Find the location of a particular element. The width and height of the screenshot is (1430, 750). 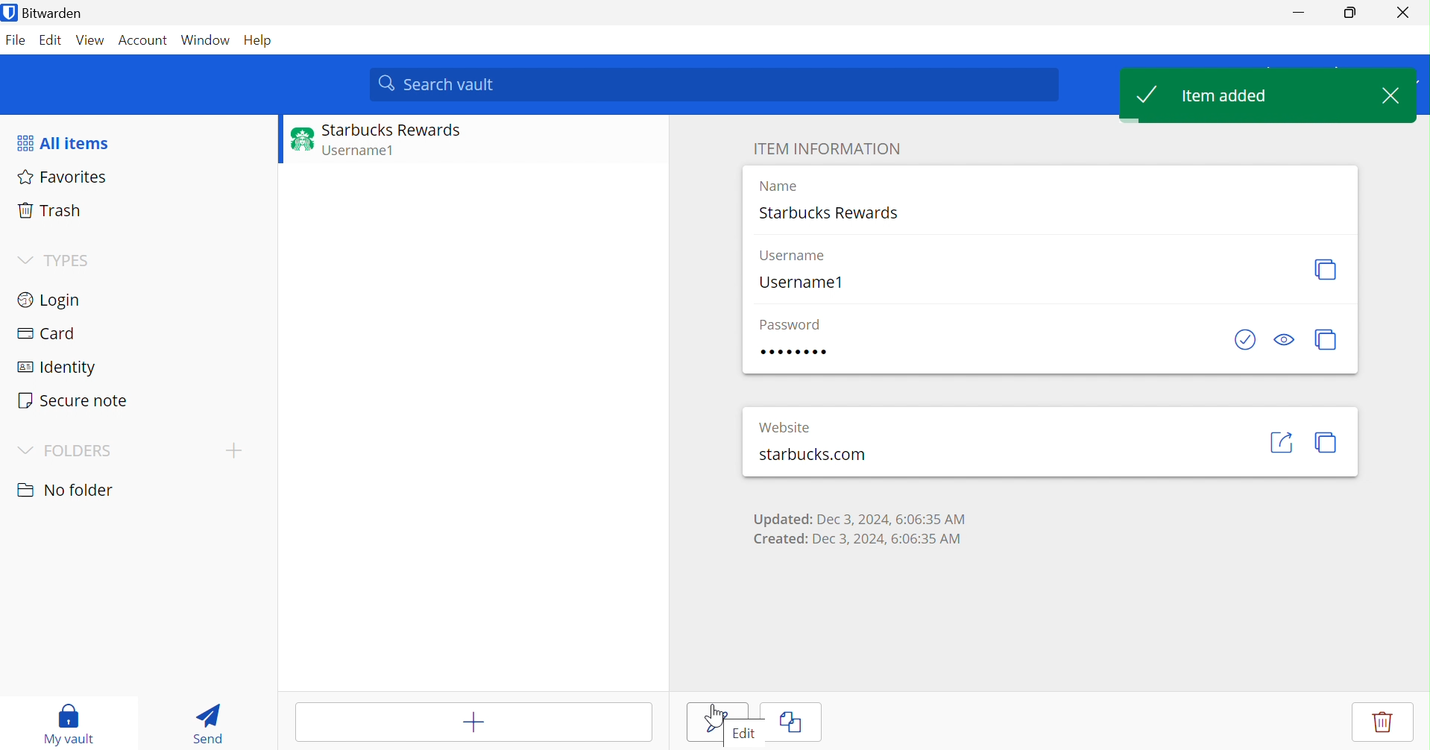

Identify is located at coordinates (56, 369).